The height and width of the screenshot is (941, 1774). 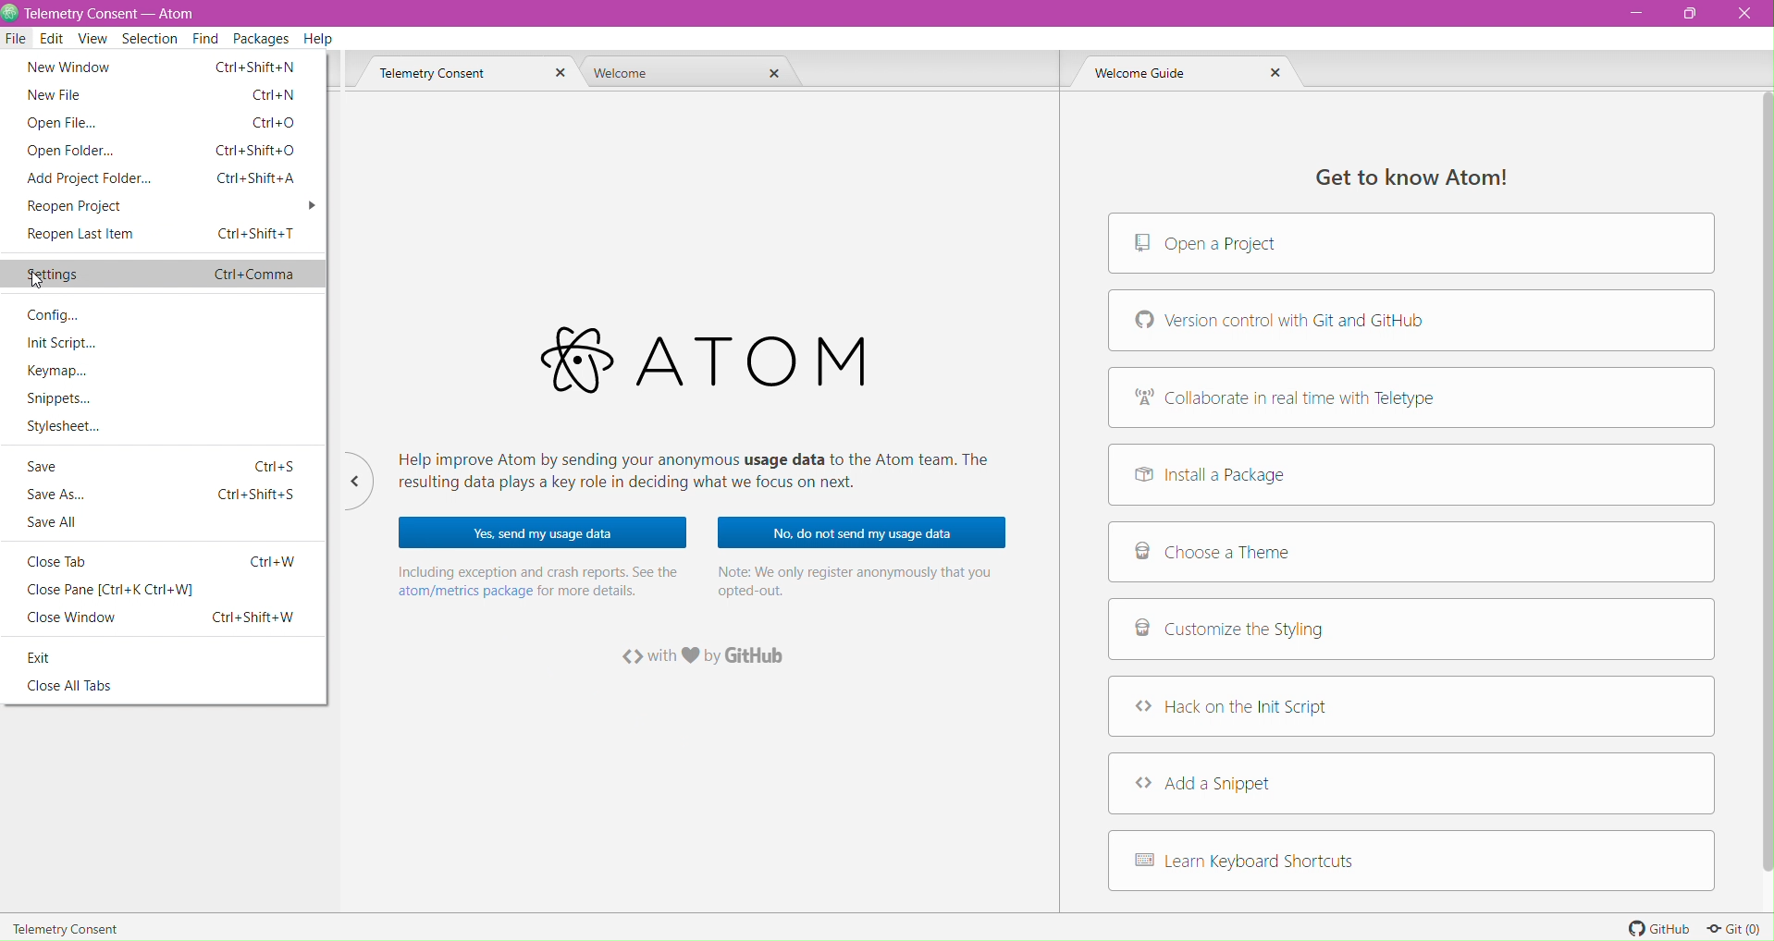 I want to click on Application Logo and Name, so click(x=699, y=361).